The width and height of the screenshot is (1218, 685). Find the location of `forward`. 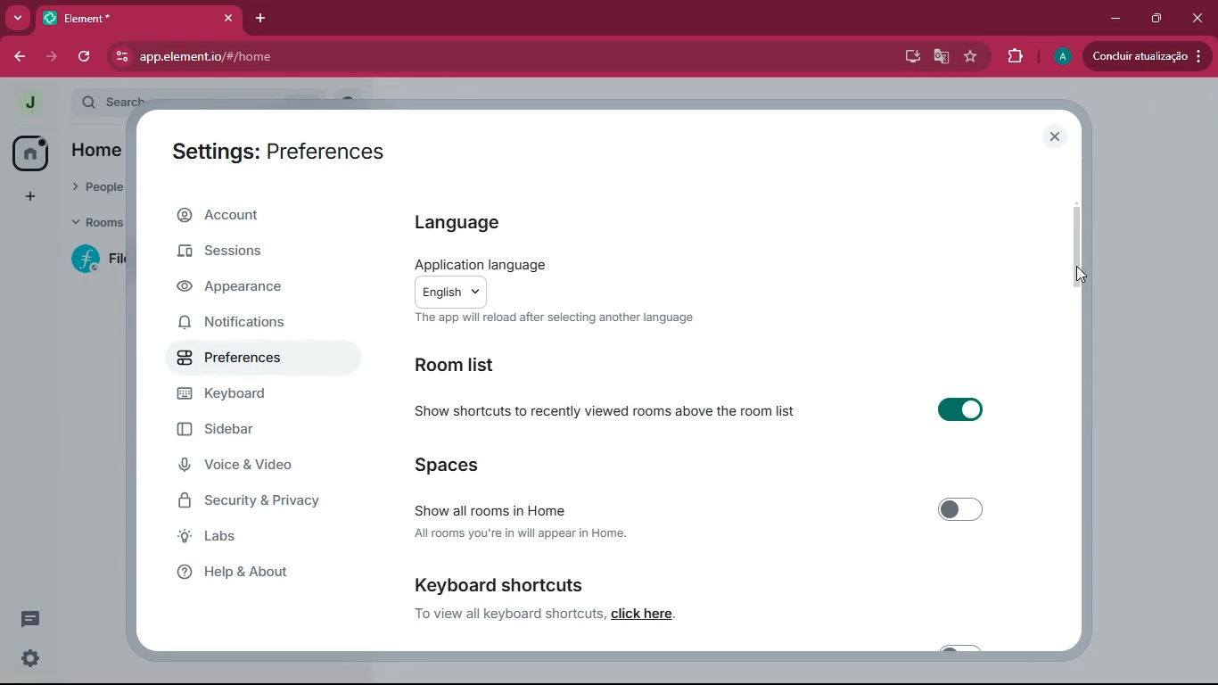

forward is located at coordinates (54, 57).